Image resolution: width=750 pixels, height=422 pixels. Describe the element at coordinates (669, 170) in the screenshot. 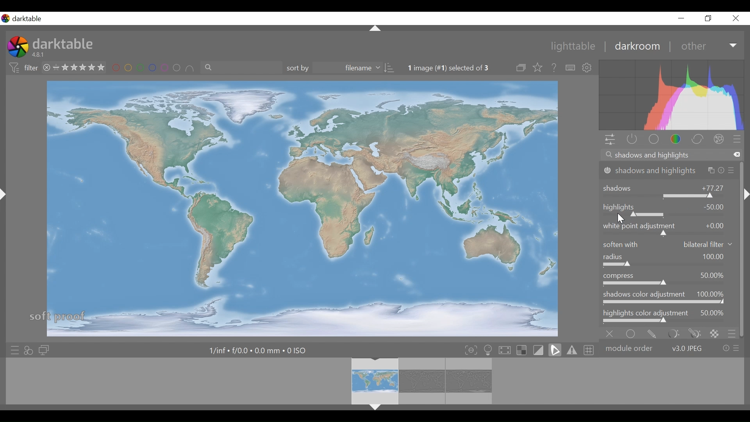

I see `shadows and highlights` at that location.